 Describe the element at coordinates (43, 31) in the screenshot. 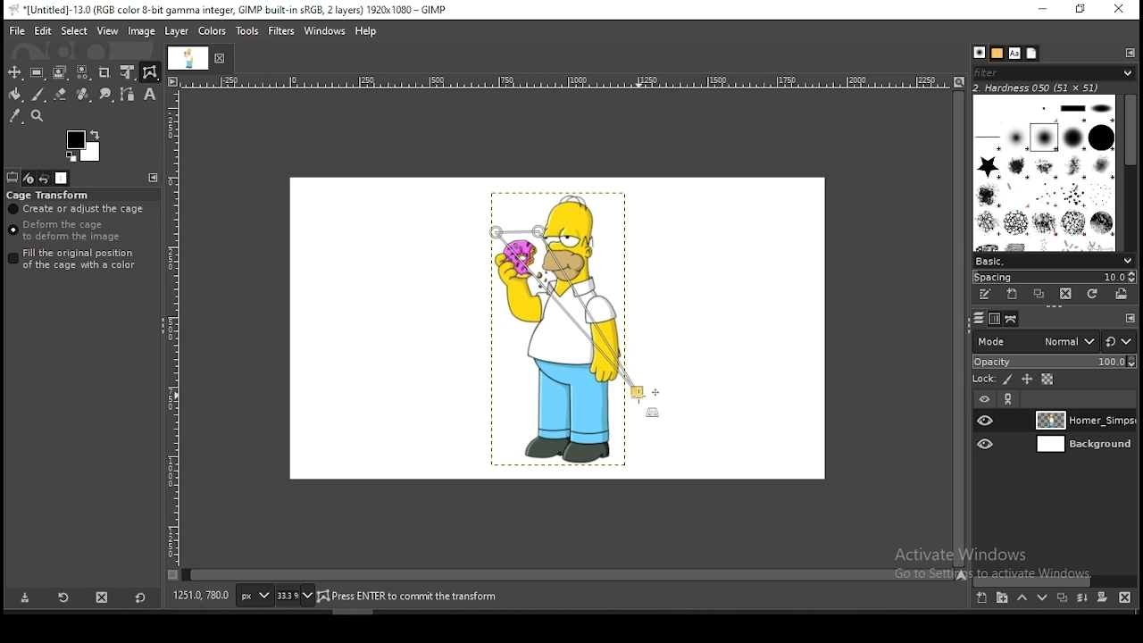

I see `edit` at that location.